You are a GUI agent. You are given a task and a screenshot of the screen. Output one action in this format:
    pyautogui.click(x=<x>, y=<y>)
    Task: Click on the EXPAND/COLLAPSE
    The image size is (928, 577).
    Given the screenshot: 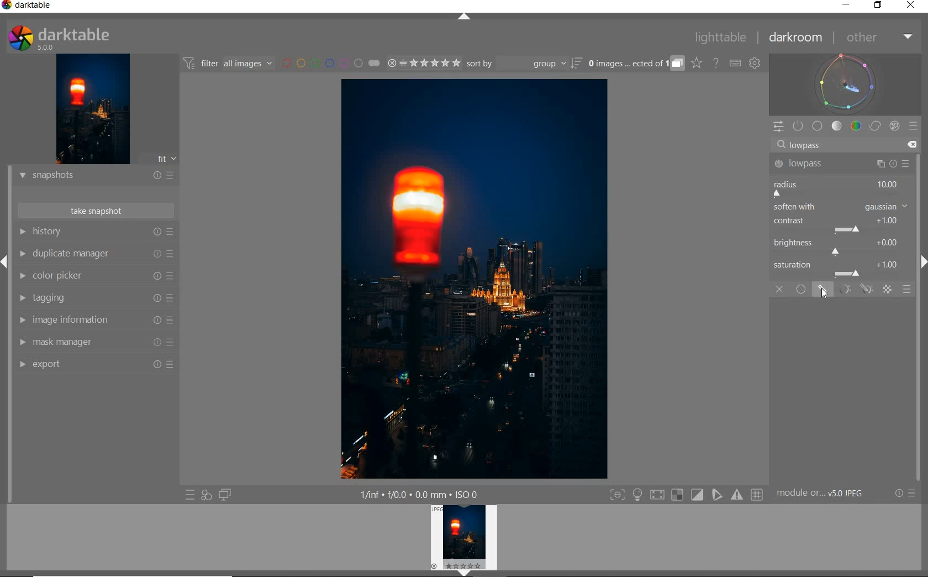 What is the action you would take?
    pyautogui.click(x=6, y=260)
    